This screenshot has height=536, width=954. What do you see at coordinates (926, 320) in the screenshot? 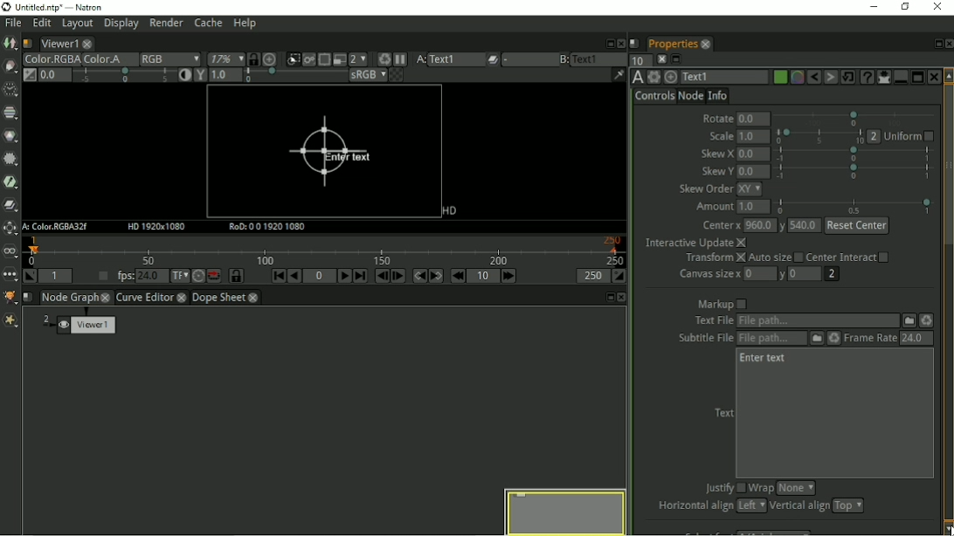
I see `Reload the file` at bounding box center [926, 320].